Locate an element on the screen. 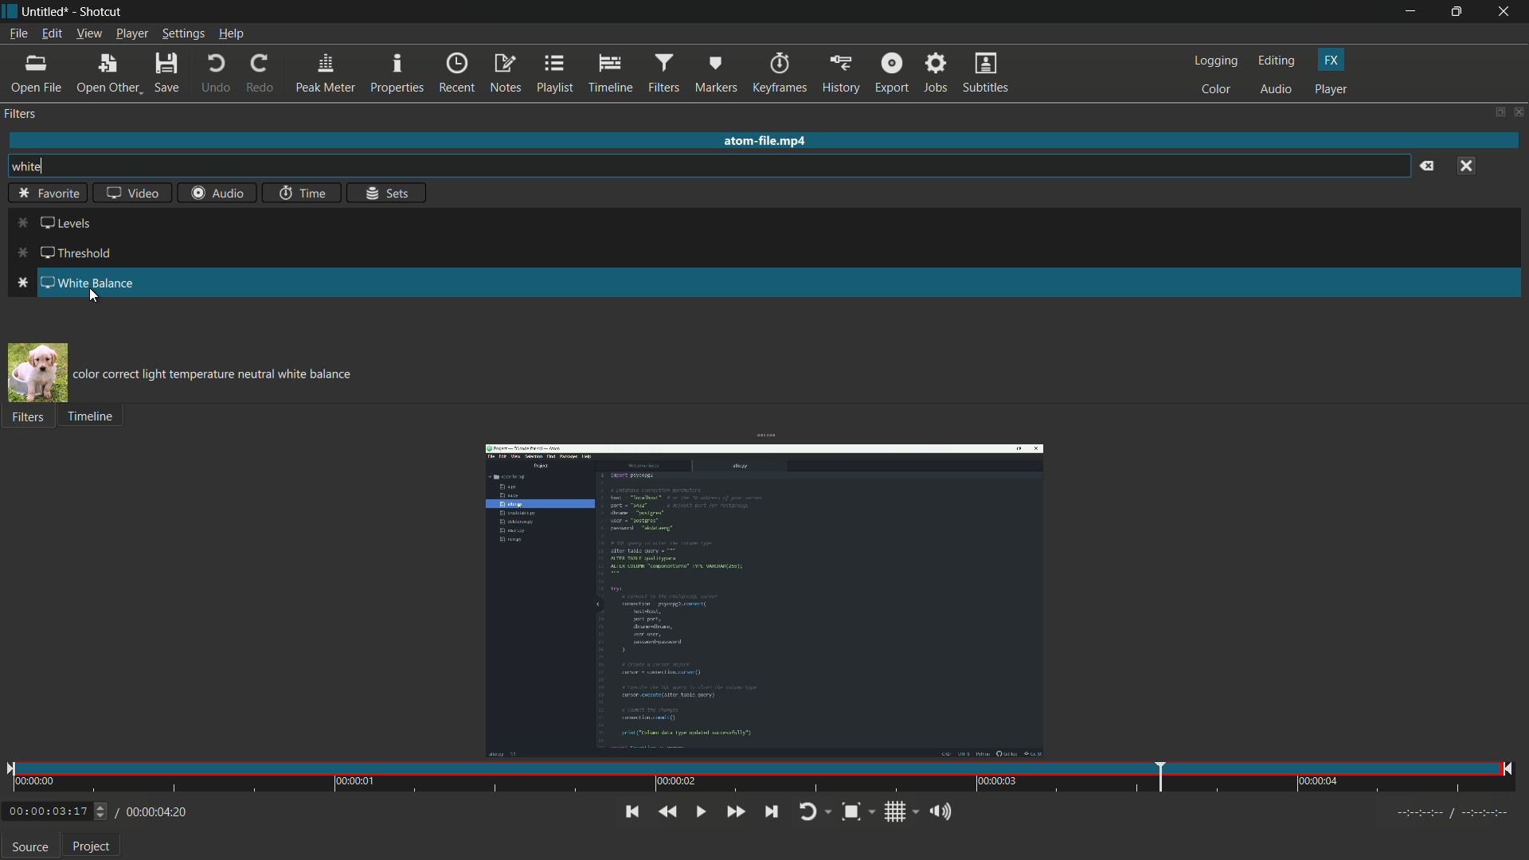 The width and height of the screenshot is (1529, 860). atom-fie.mp4(imported video name) is located at coordinates (761, 141).